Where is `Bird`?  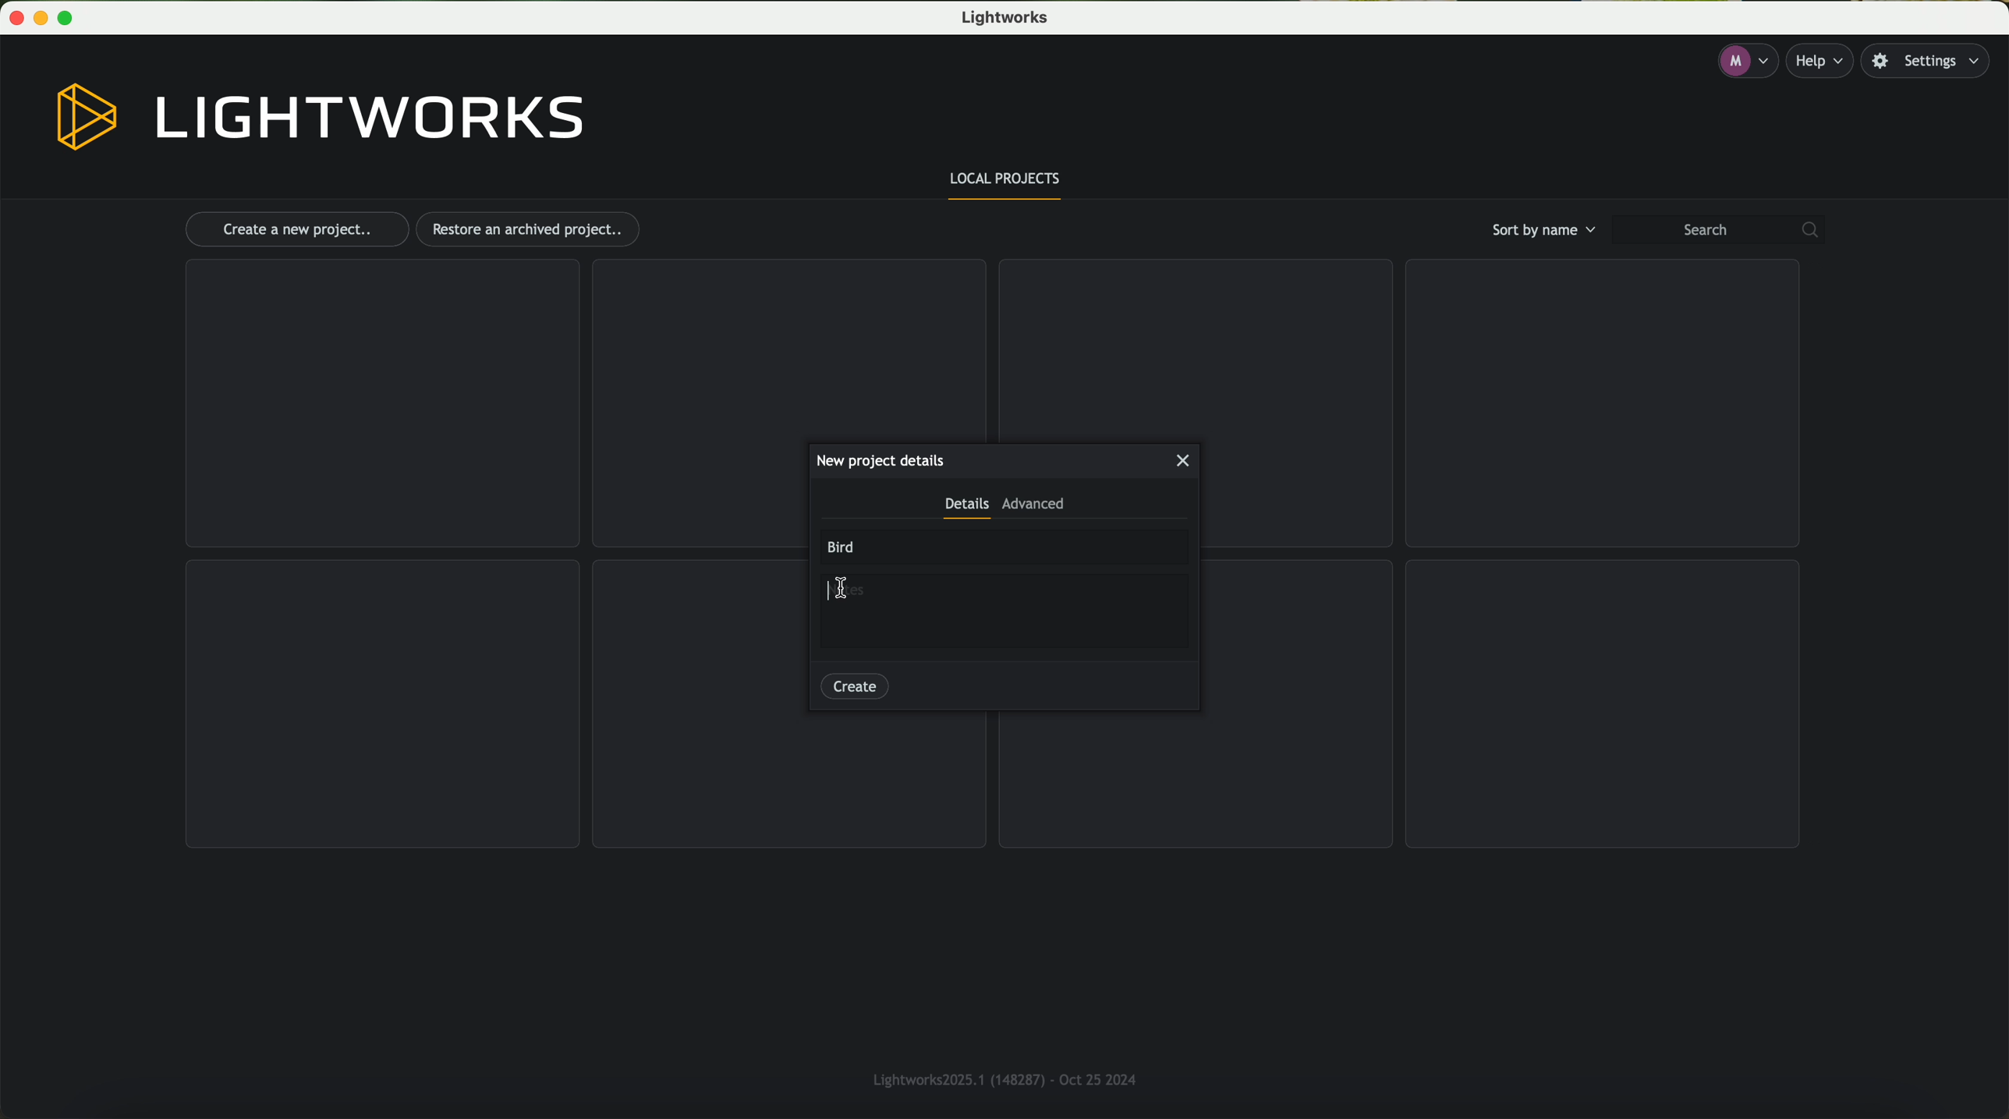
Bird is located at coordinates (844, 547).